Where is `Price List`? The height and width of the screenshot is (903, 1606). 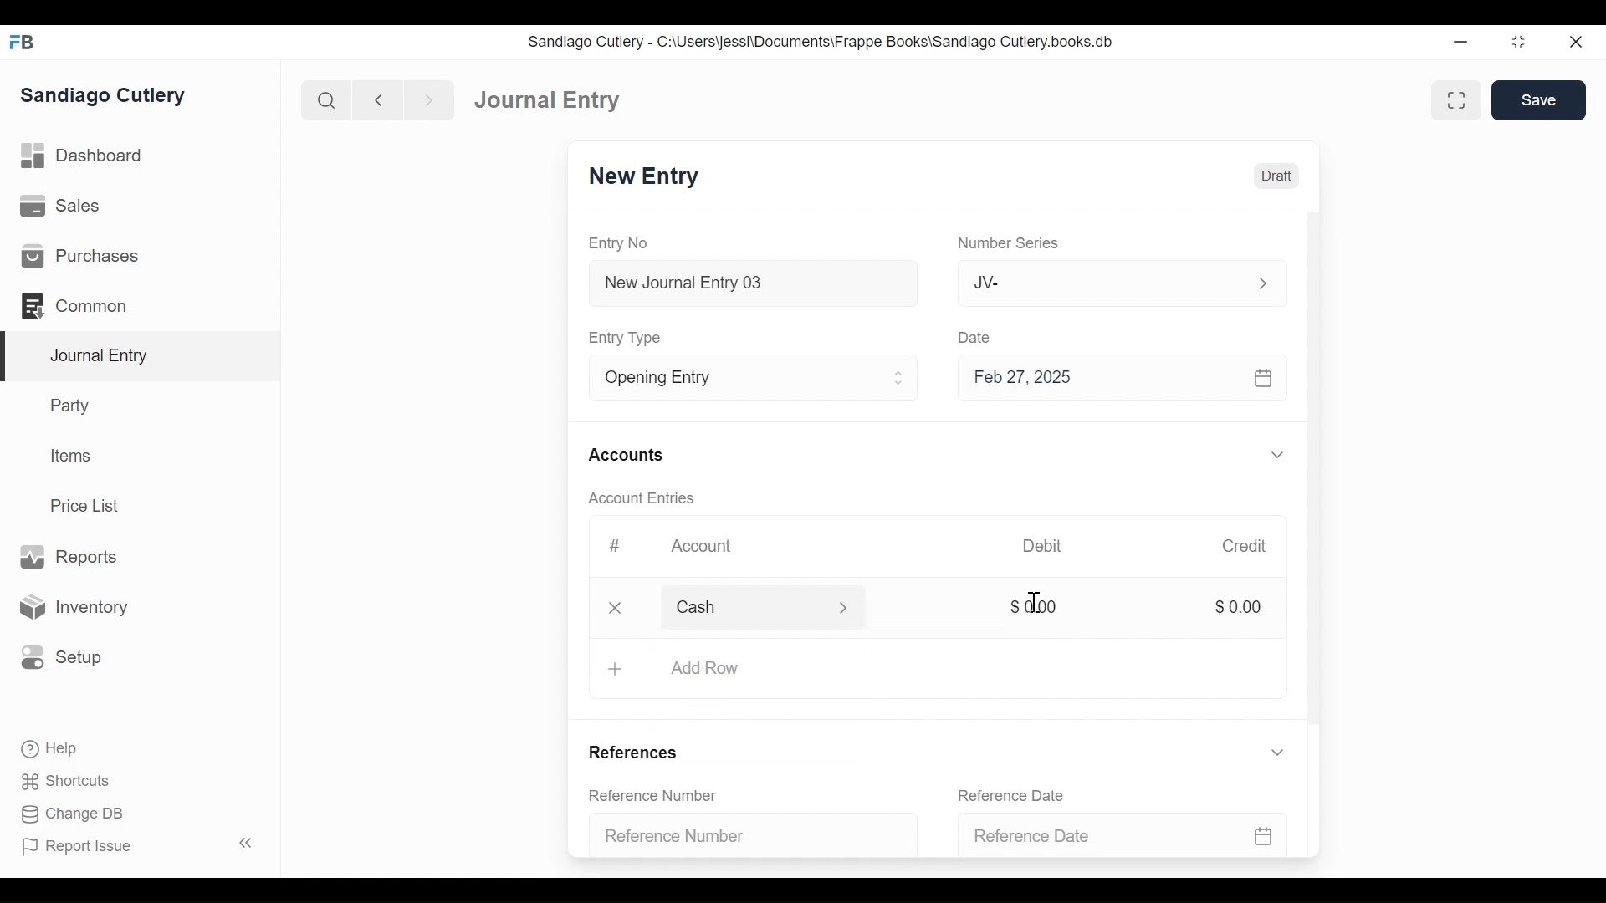
Price List is located at coordinates (88, 505).